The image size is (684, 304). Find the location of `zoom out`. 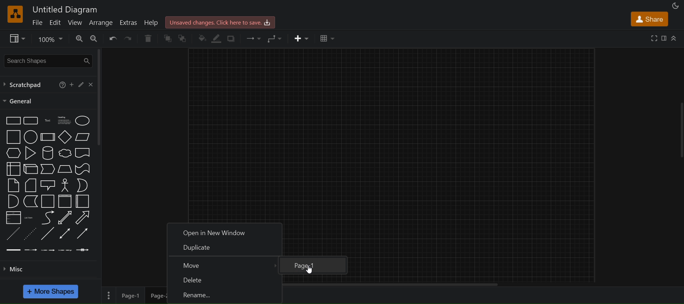

zoom out is located at coordinates (95, 38).